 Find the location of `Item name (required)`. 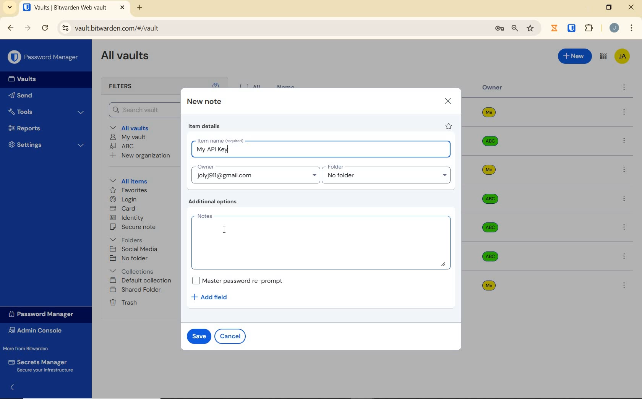

Item name (required) is located at coordinates (220, 139).